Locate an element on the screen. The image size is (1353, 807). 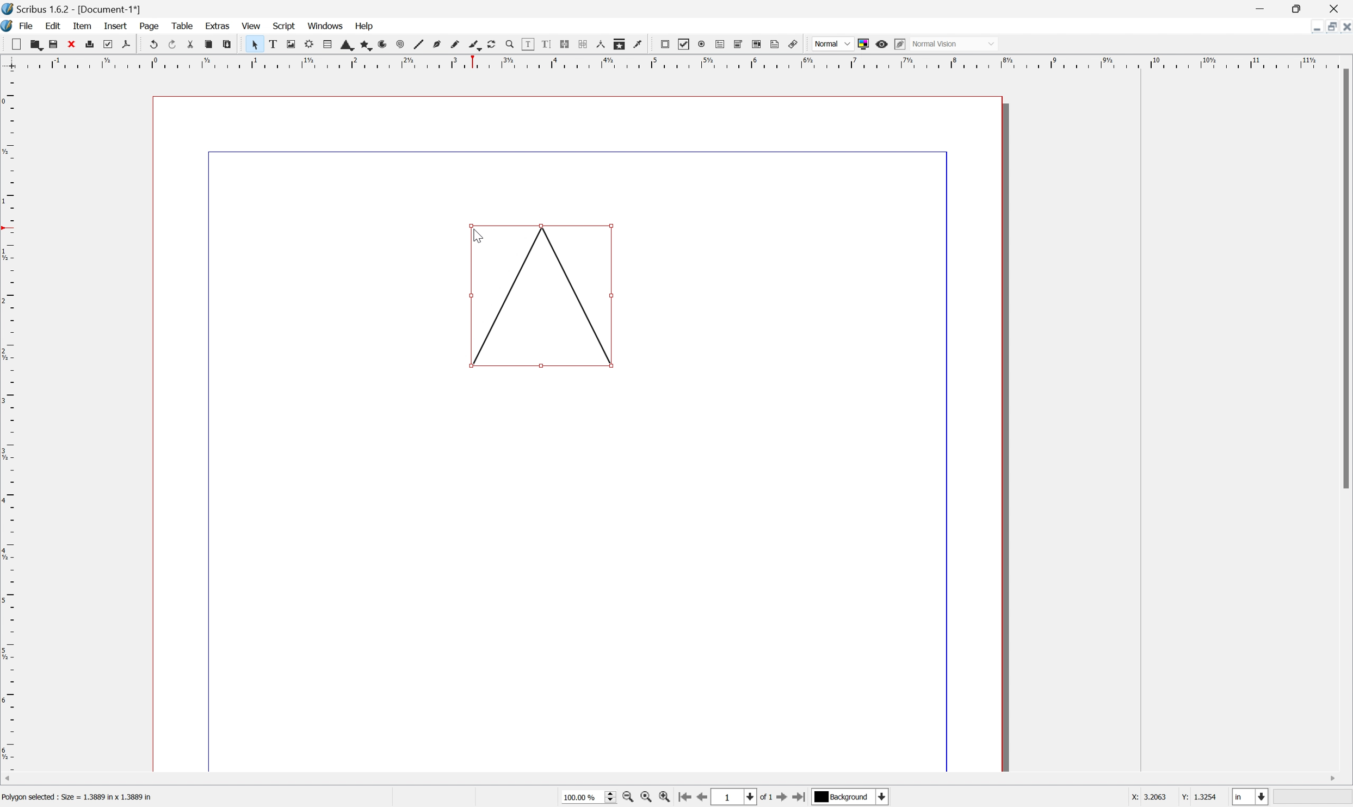
Bezier curve is located at coordinates (436, 44).